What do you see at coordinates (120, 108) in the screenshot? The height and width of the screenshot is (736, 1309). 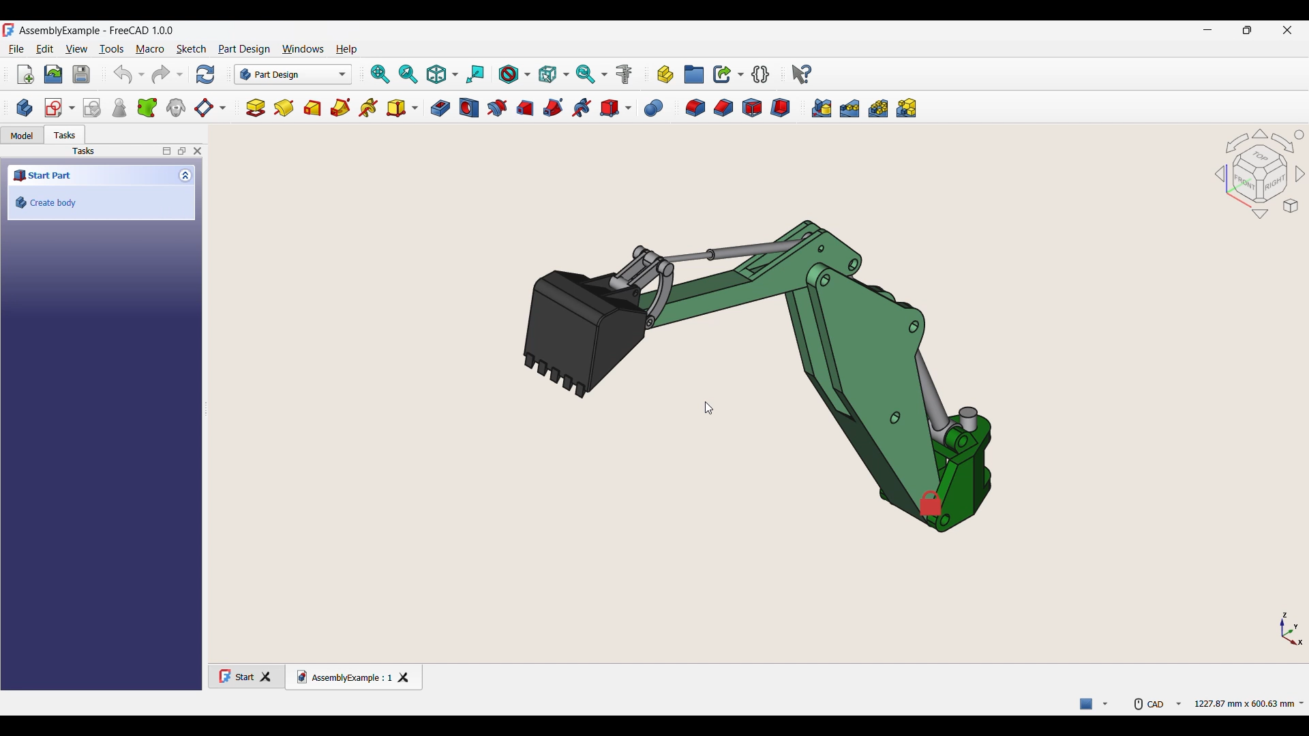 I see `Check geometry` at bounding box center [120, 108].